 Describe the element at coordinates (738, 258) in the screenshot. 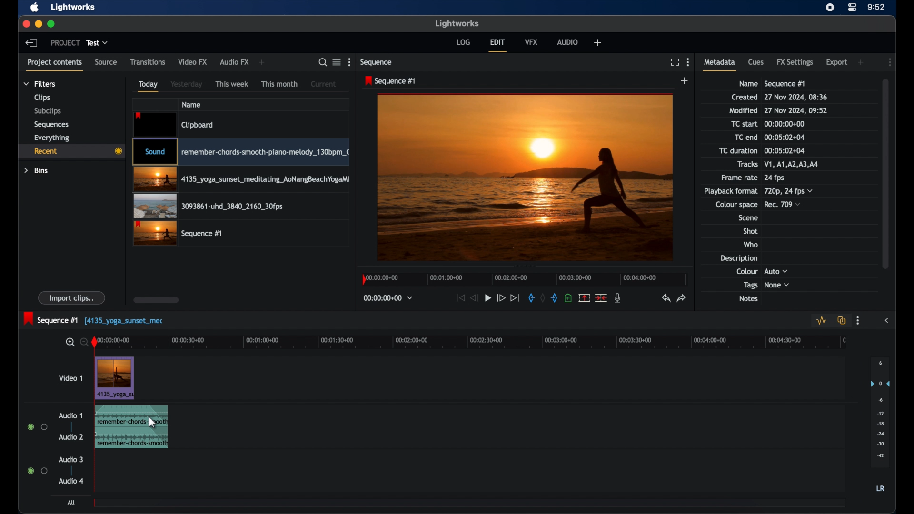

I see `description` at that location.